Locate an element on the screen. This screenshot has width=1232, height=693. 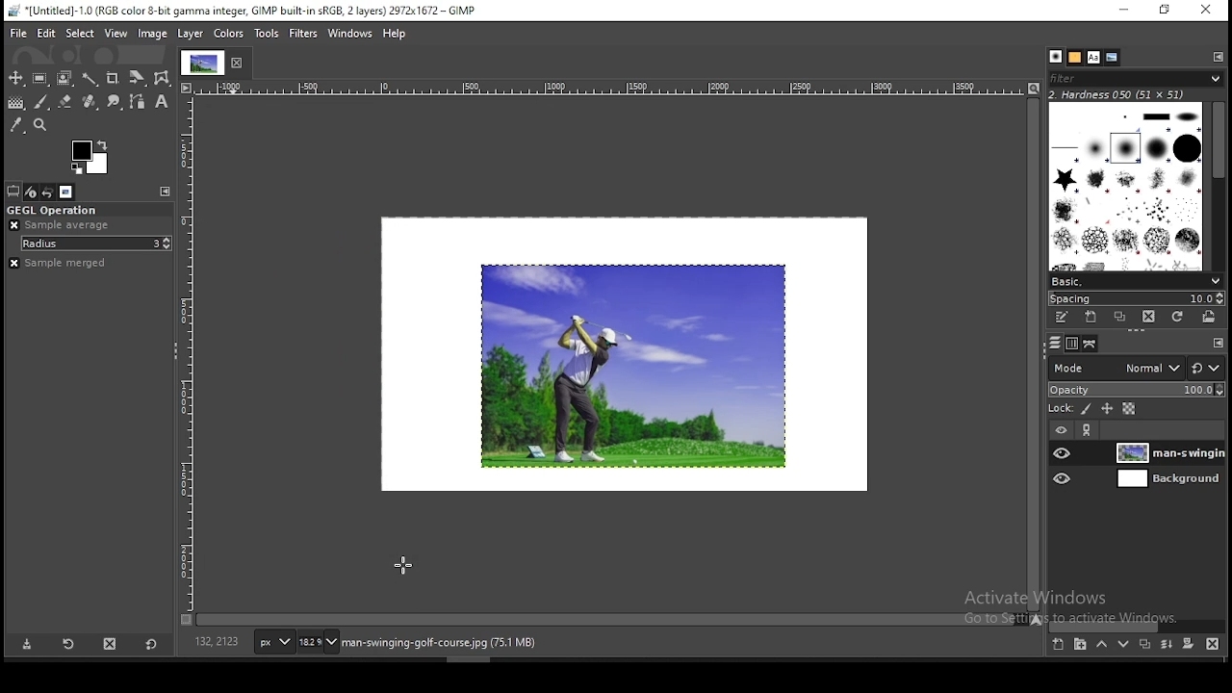
brushes is located at coordinates (1125, 187).